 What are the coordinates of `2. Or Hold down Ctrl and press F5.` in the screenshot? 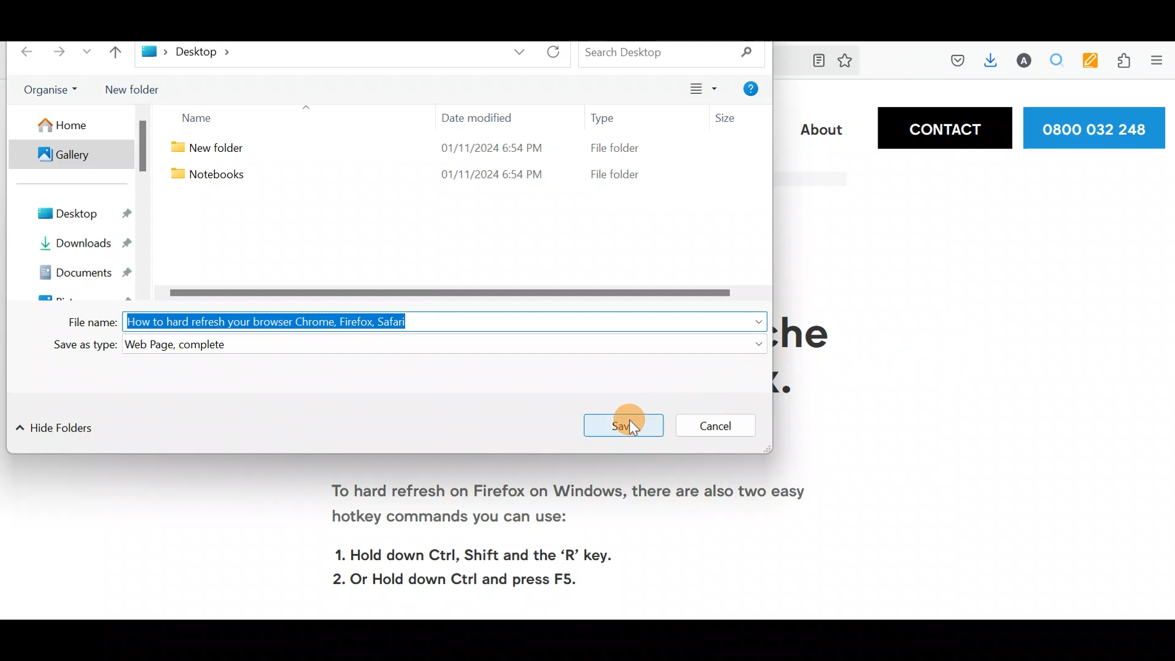 It's located at (463, 578).